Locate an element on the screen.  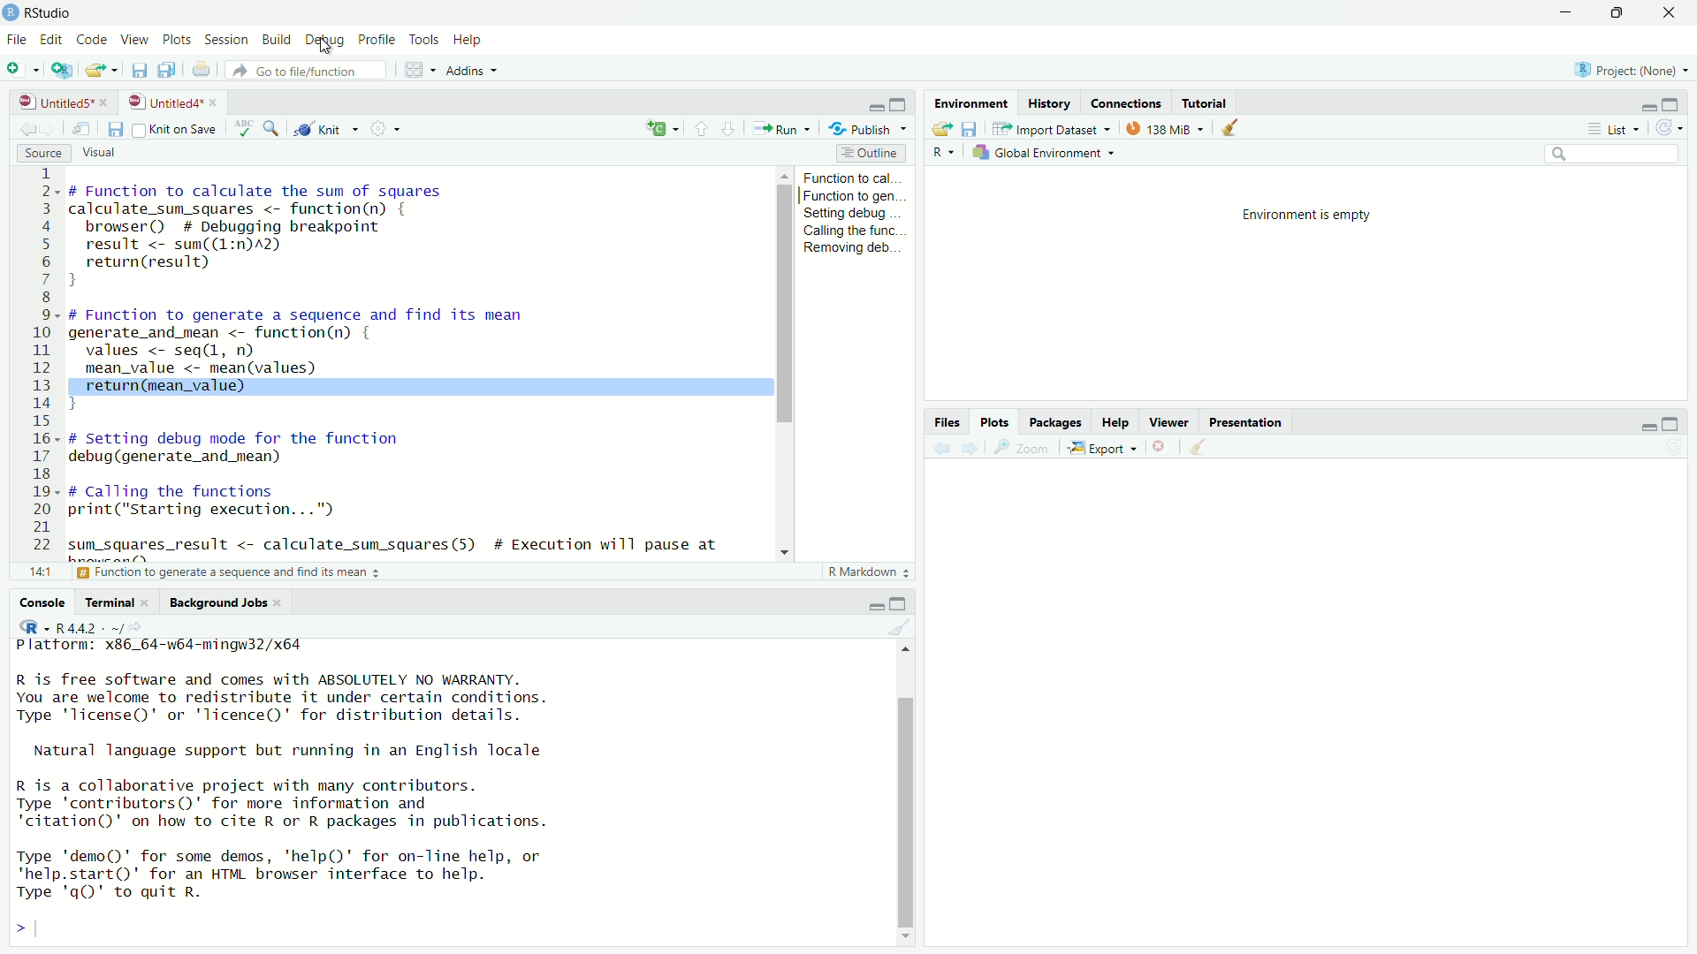
view the current working directory is located at coordinates (141, 626).